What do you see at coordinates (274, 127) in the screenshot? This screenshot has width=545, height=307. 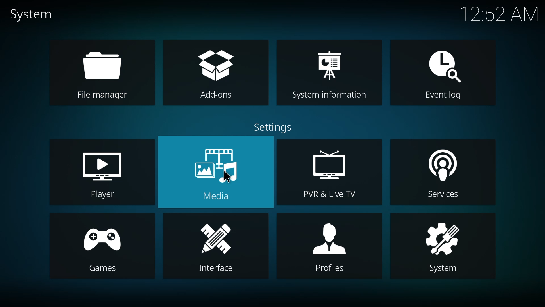 I see `settings` at bounding box center [274, 127].